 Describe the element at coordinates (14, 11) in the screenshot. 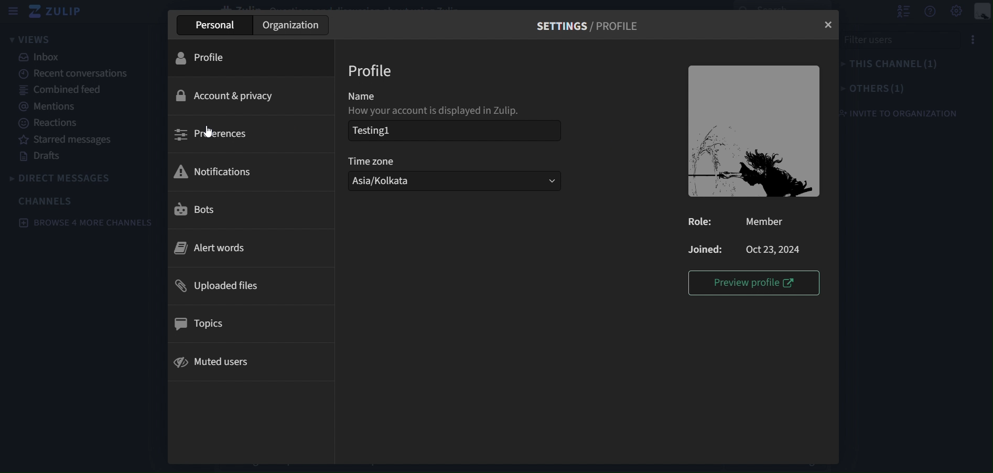

I see `sidebar` at that location.